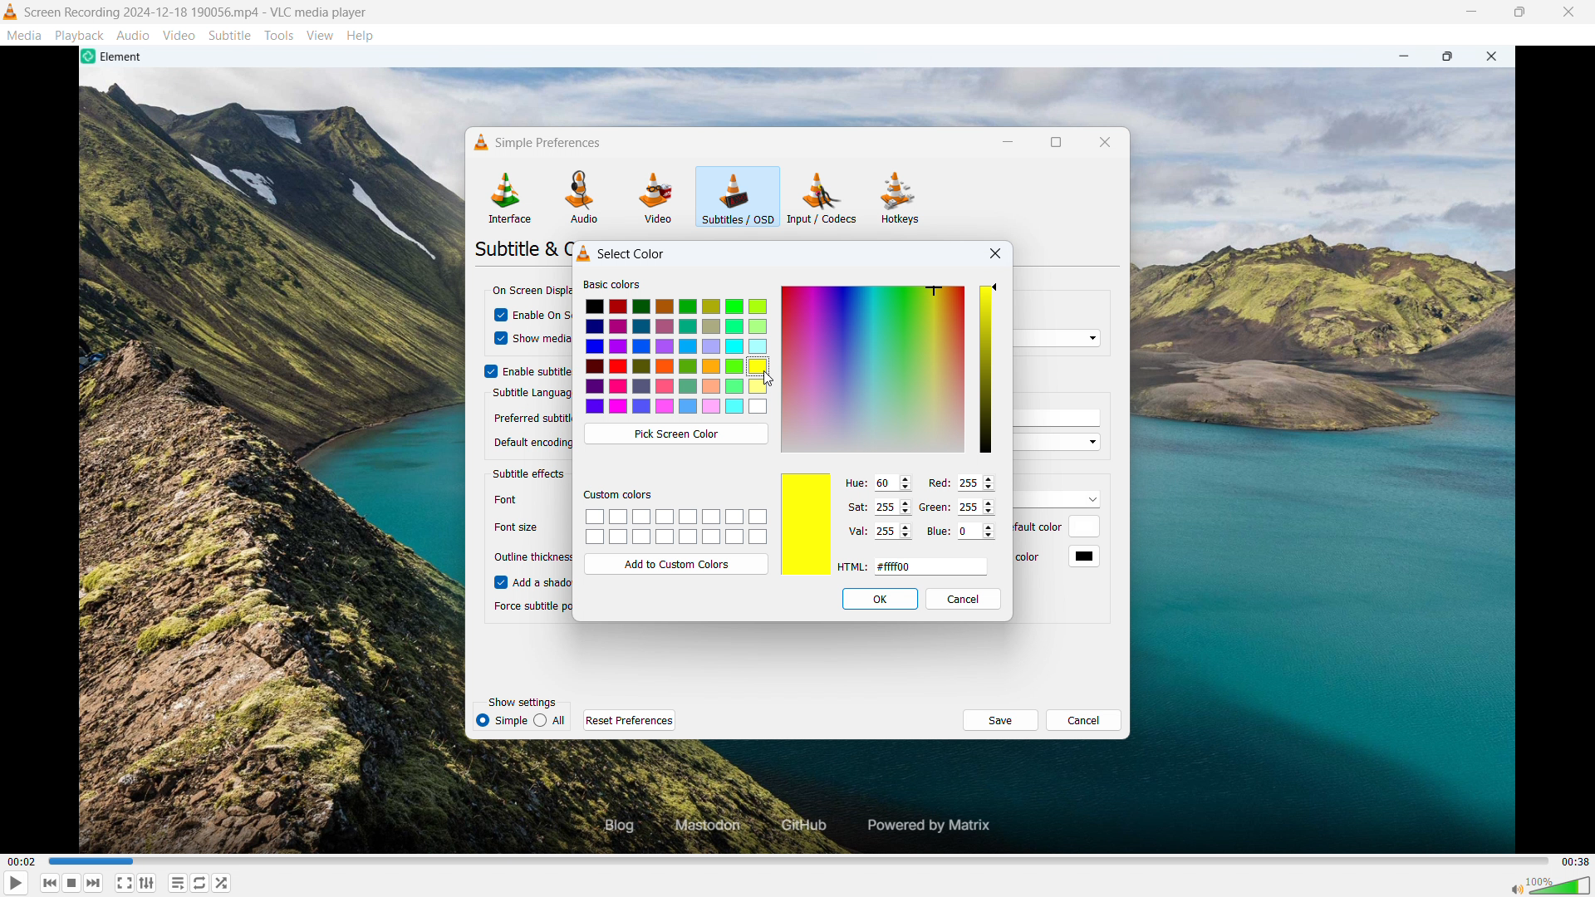  What do you see at coordinates (522, 702) in the screenshot?
I see `Show settings` at bounding box center [522, 702].